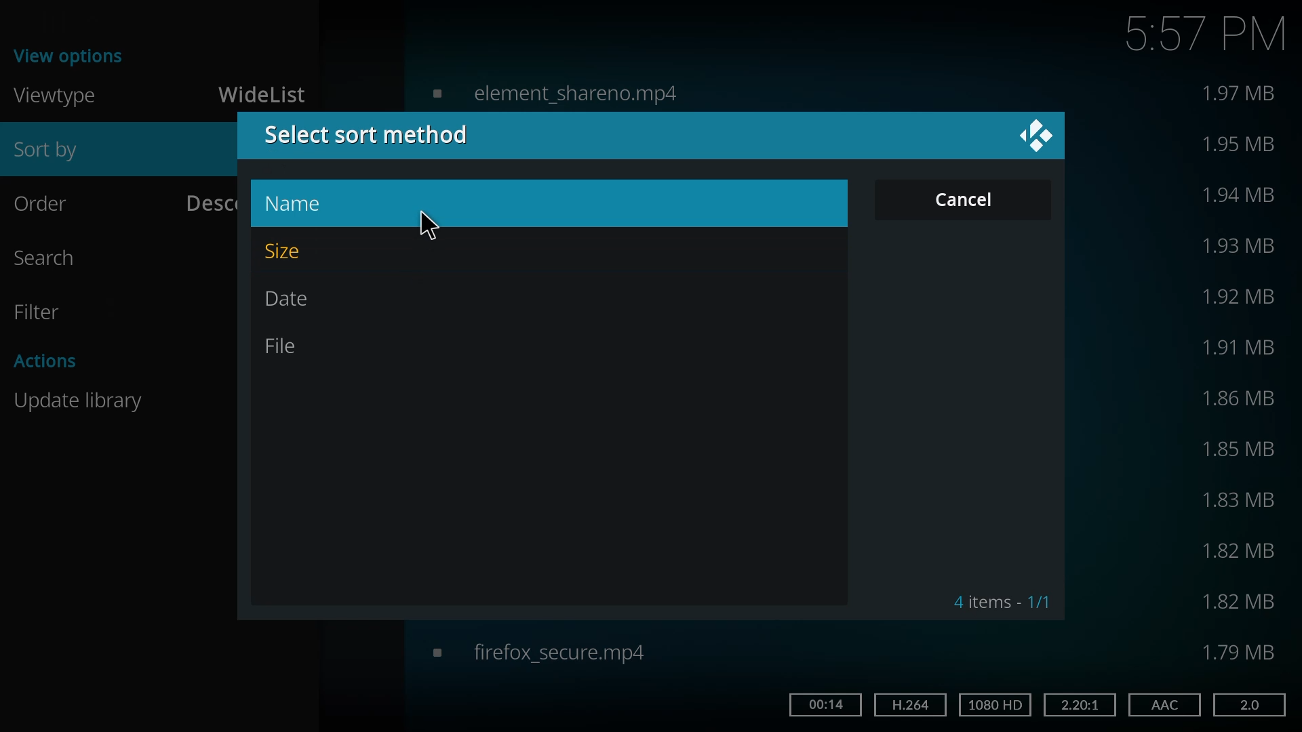 The height and width of the screenshot is (732, 1302). Describe the element at coordinates (1238, 601) in the screenshot. I see `size` at that location.